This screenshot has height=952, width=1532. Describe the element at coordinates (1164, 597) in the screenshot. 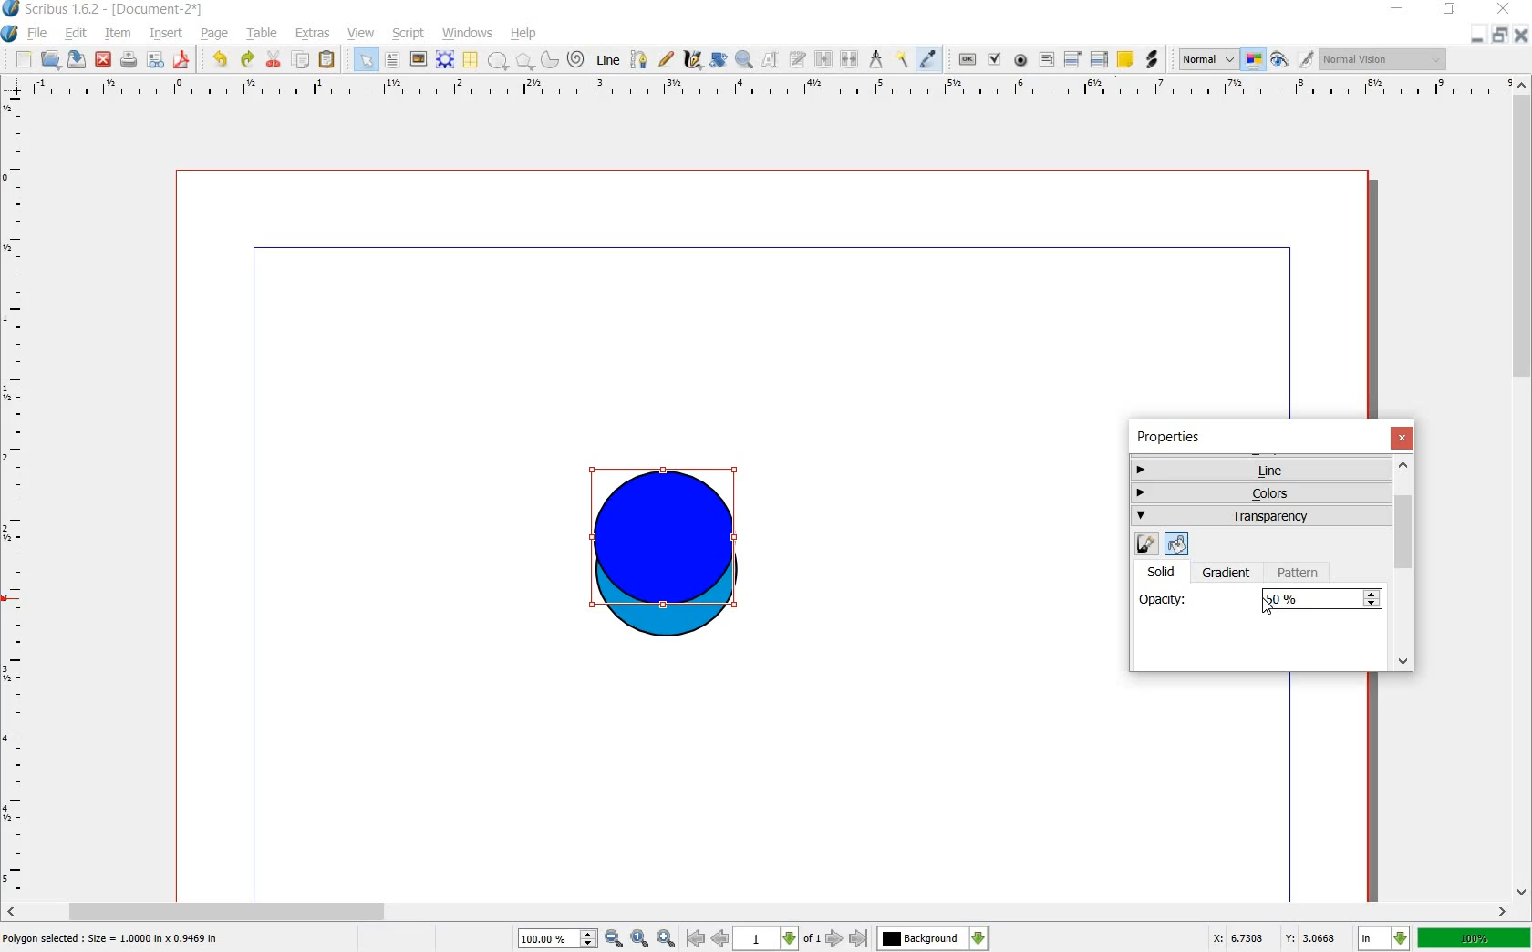

I see `opacity` at that location.